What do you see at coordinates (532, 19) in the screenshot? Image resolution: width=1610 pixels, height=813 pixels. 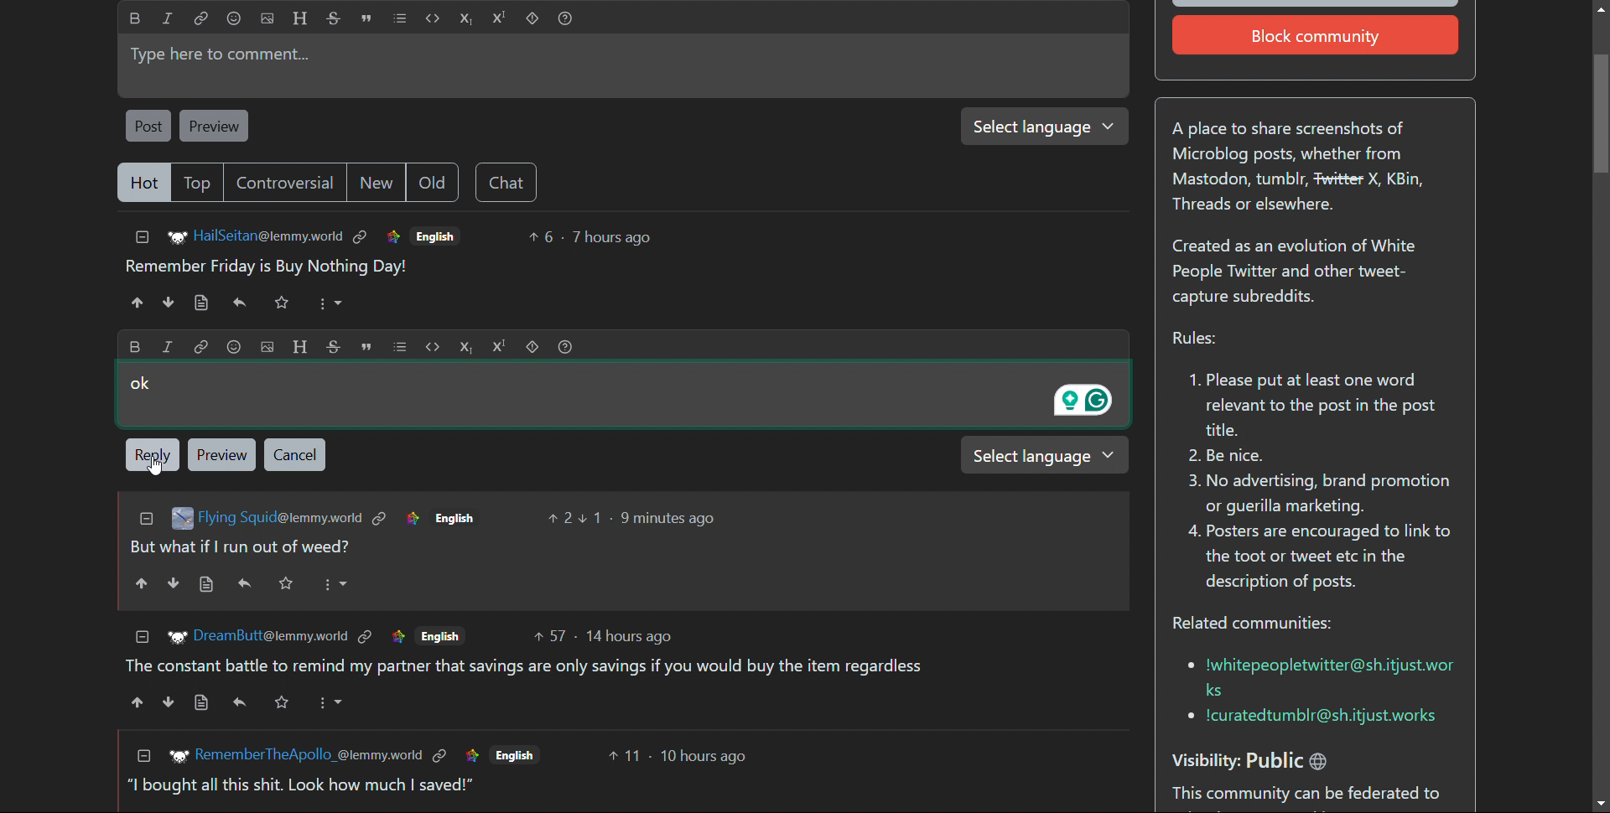 I see `spoiler` at bounding box center [532, 19].